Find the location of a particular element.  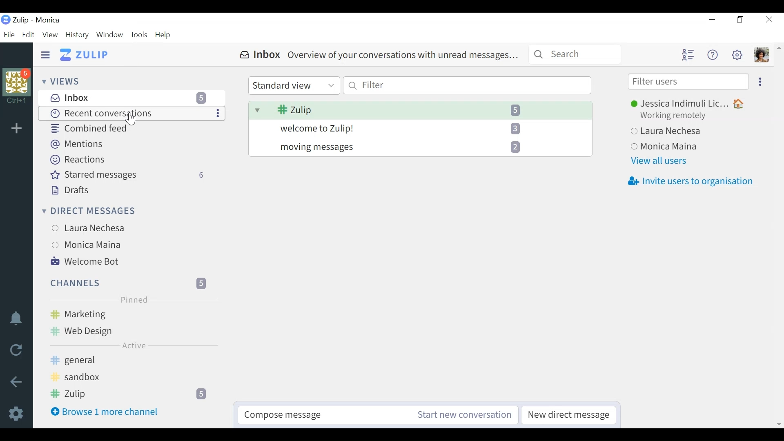

Zulip is located at coordinates (419, 109).